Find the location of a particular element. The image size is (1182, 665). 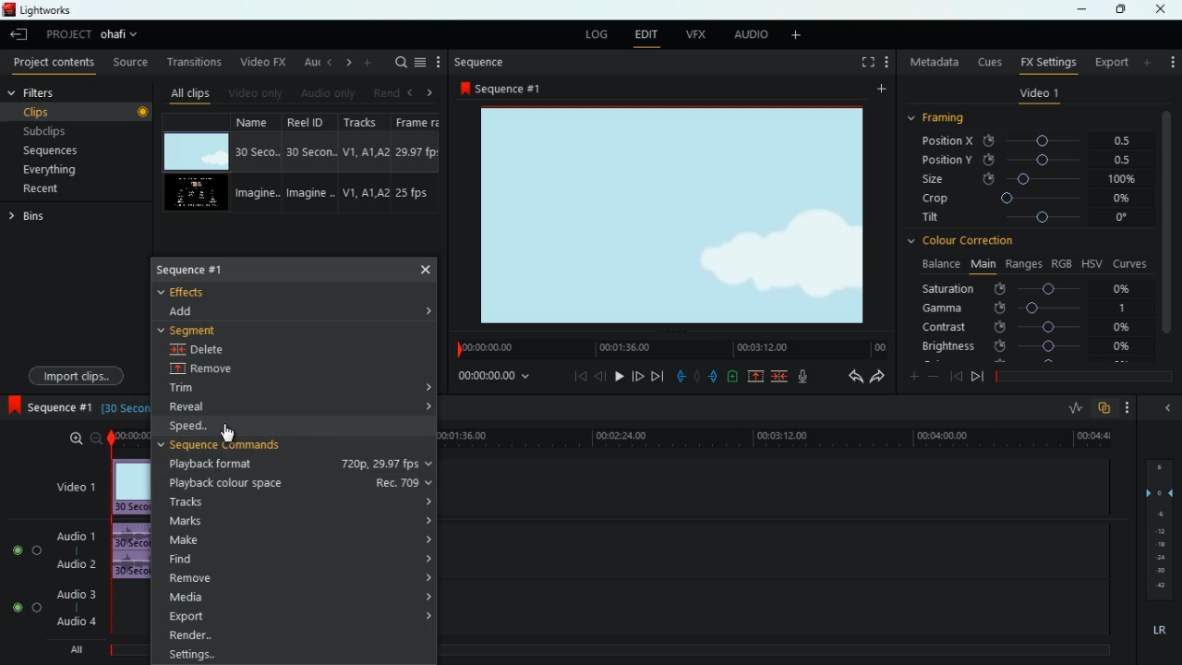

media is located at coordinates (222, 599).